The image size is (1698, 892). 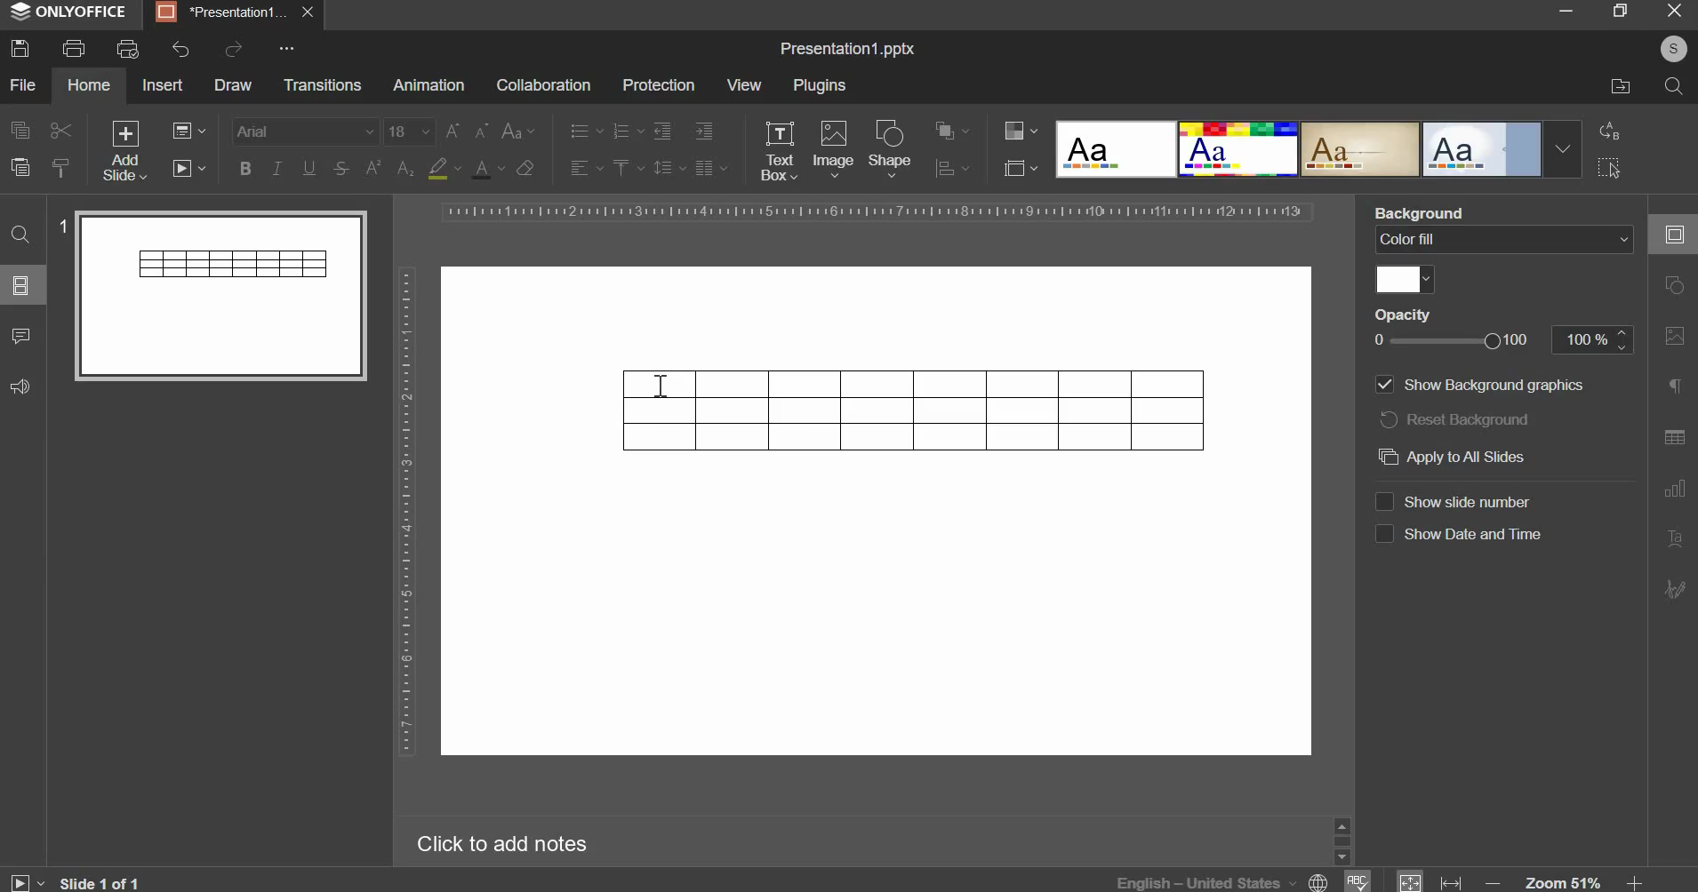 I want to click on opacity percentage, so click(x=1502, y=348).